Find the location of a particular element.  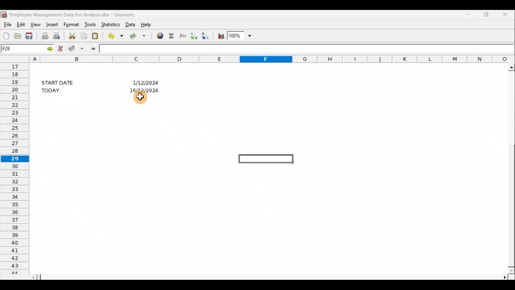

Insert is located at coordinates (52, 25).